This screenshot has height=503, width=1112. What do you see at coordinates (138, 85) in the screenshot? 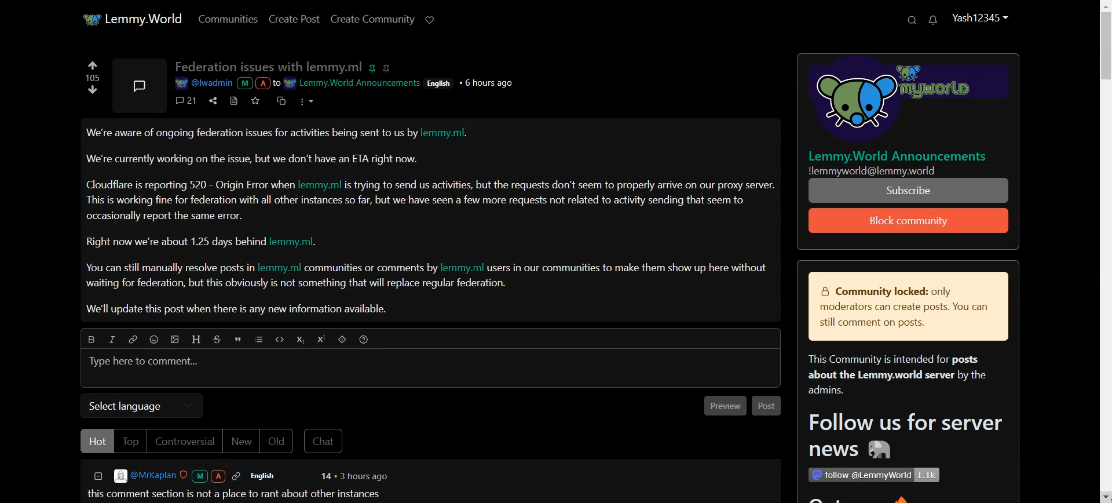
I see `Picture` at bounding box center [138, 85].